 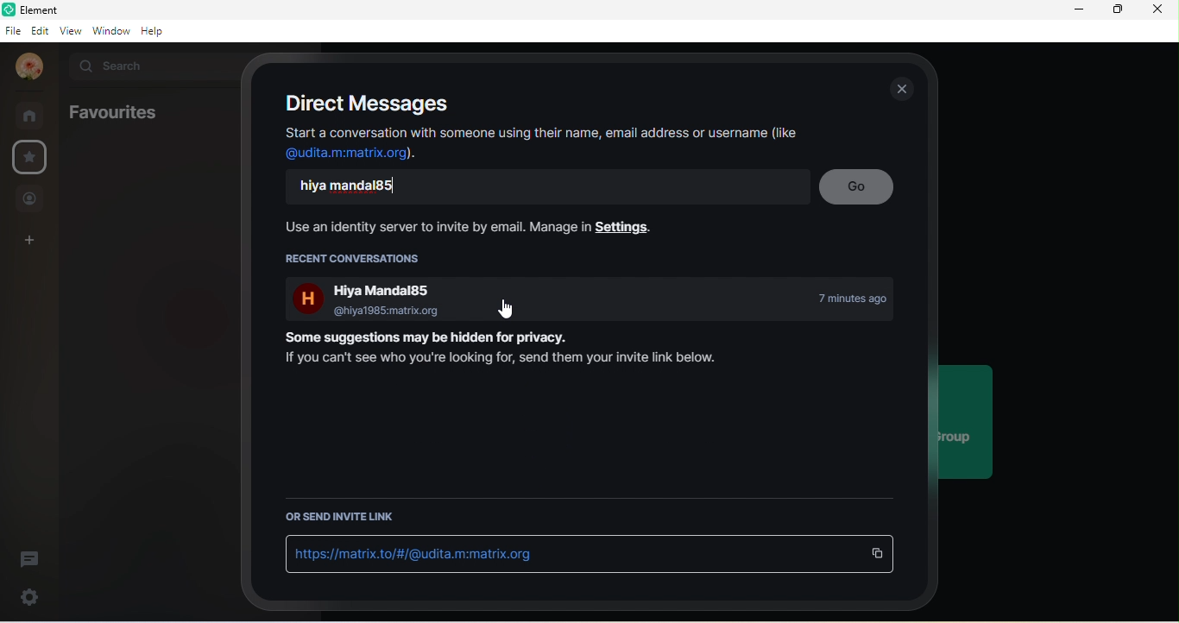 I want to click on thread, so click(x=30, y=559).